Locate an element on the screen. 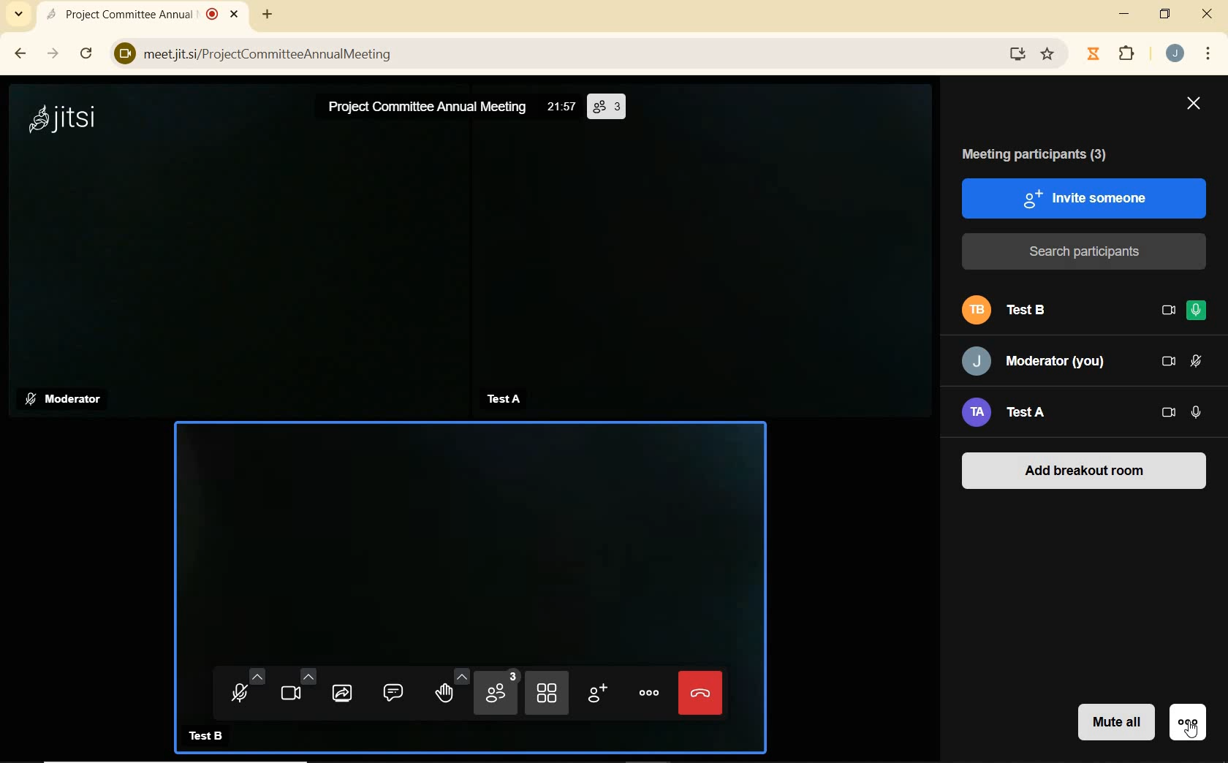 This screenshot has height=763, width=1228. Moderator (you) is located at coordinates (1036, 361).